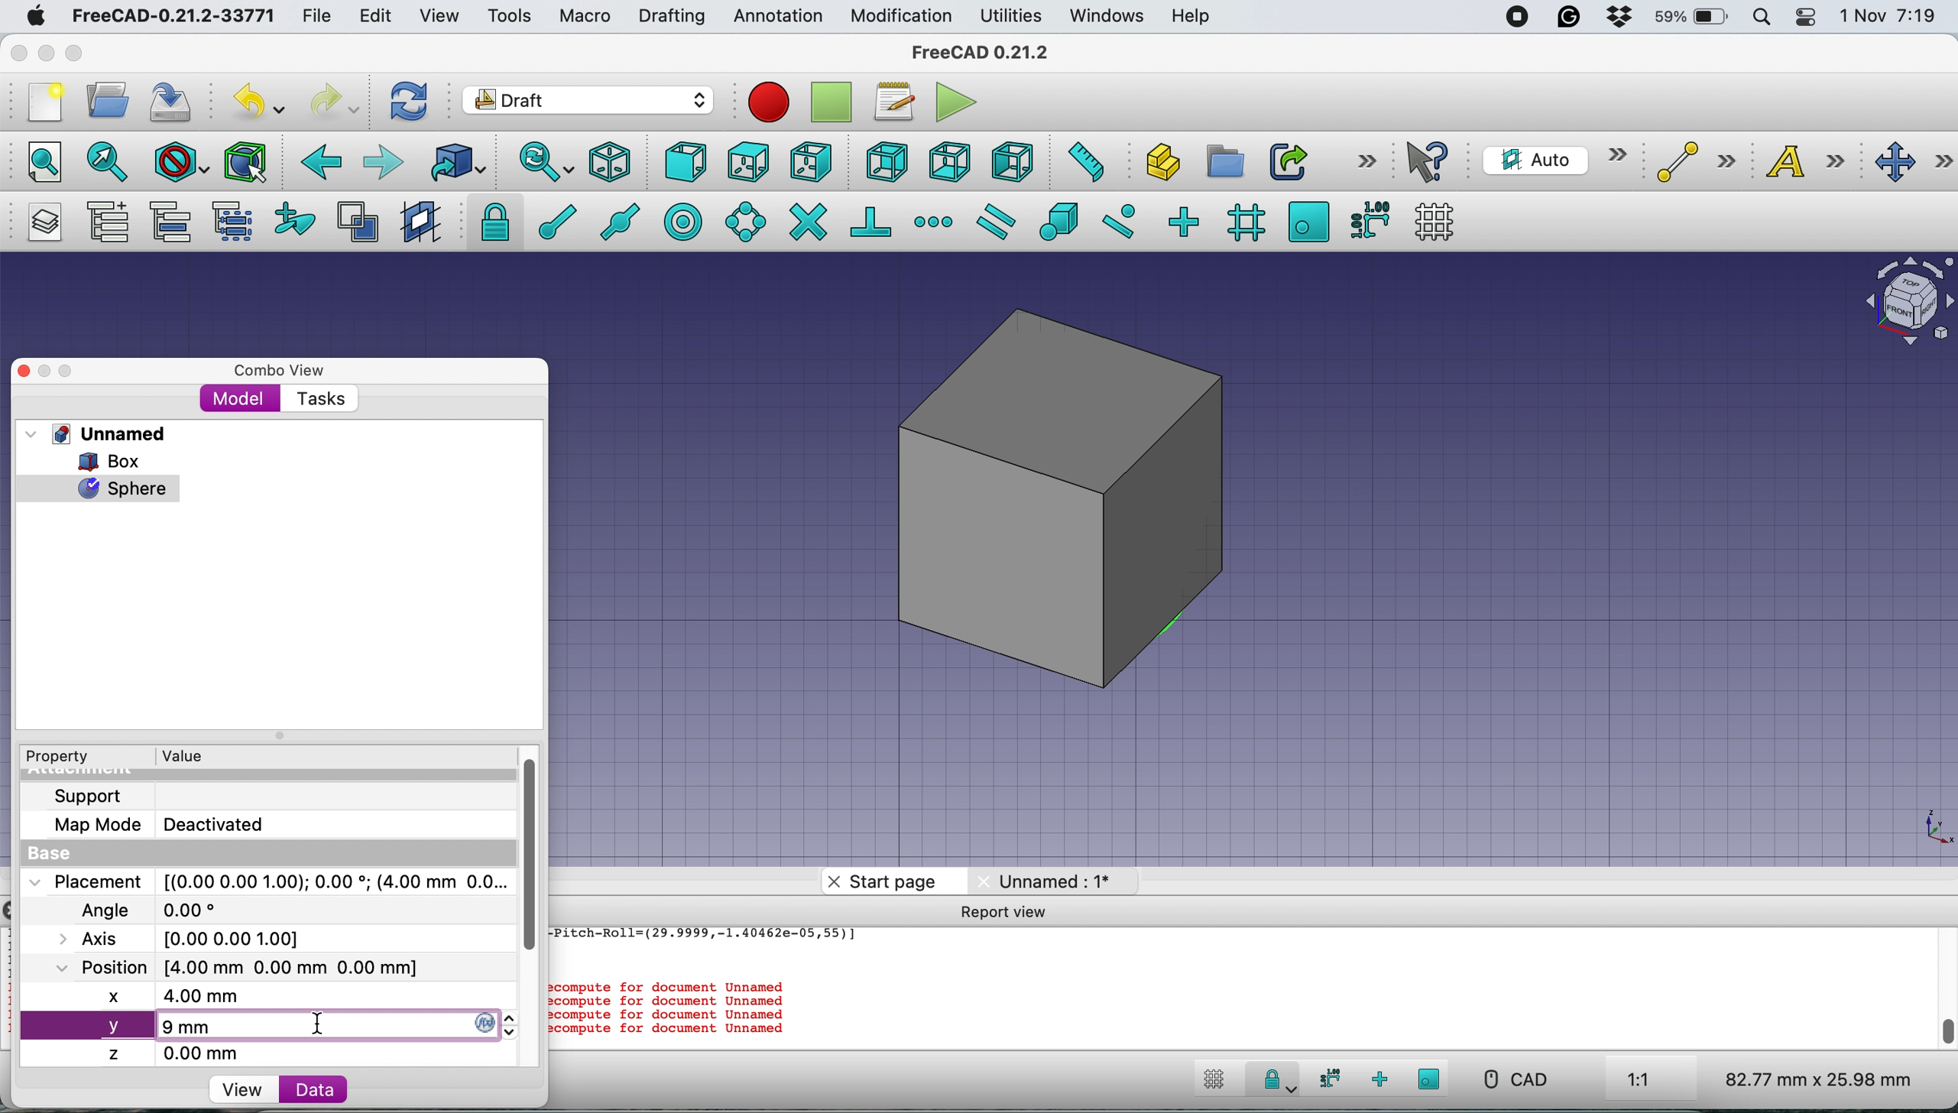 This screenshot has height=1113, width=1958. Describe the element at coordinates (1915, 831) in the screenshot. I see `xy coordinate` at that location.